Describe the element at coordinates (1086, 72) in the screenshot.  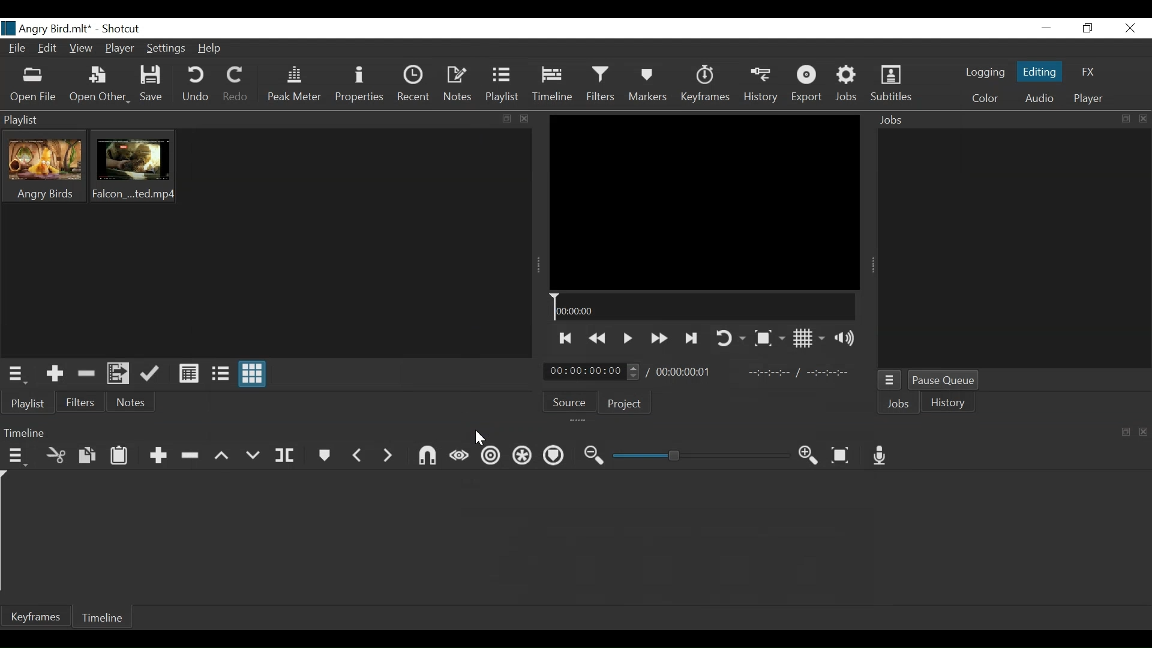
I see `FX` at that location.